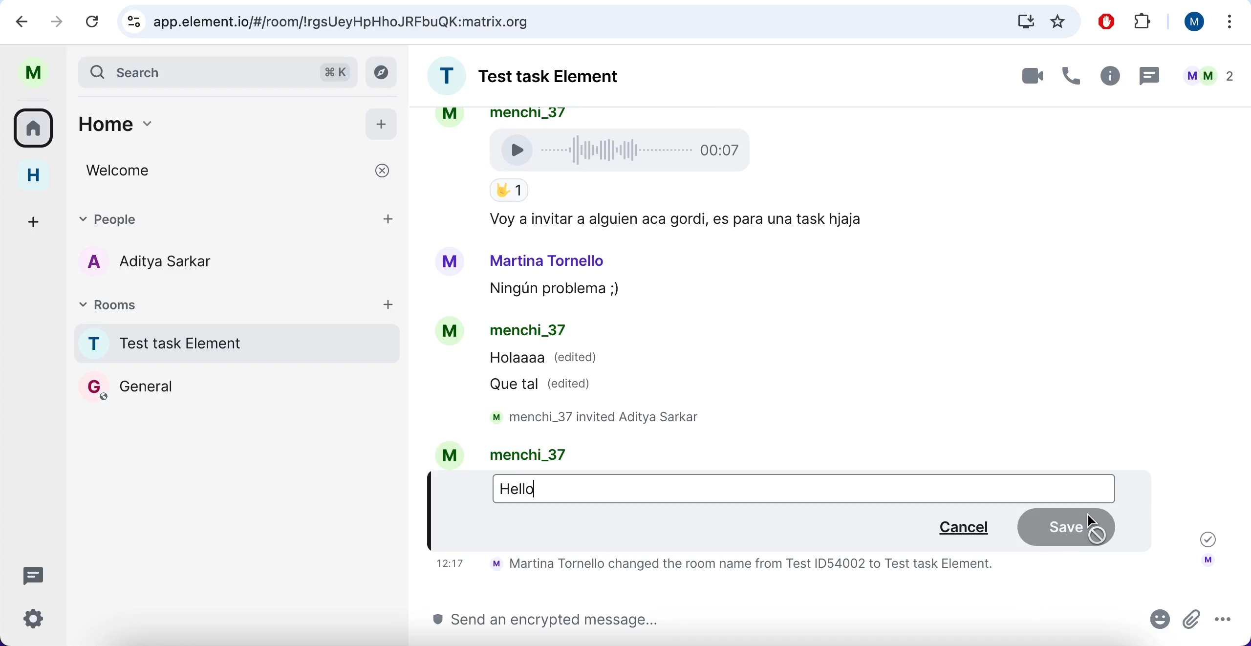 This screenshot has height=646, width=1251. Describe the element at coordinates (1110, 78) in the screenshot. I see `info` at that location.